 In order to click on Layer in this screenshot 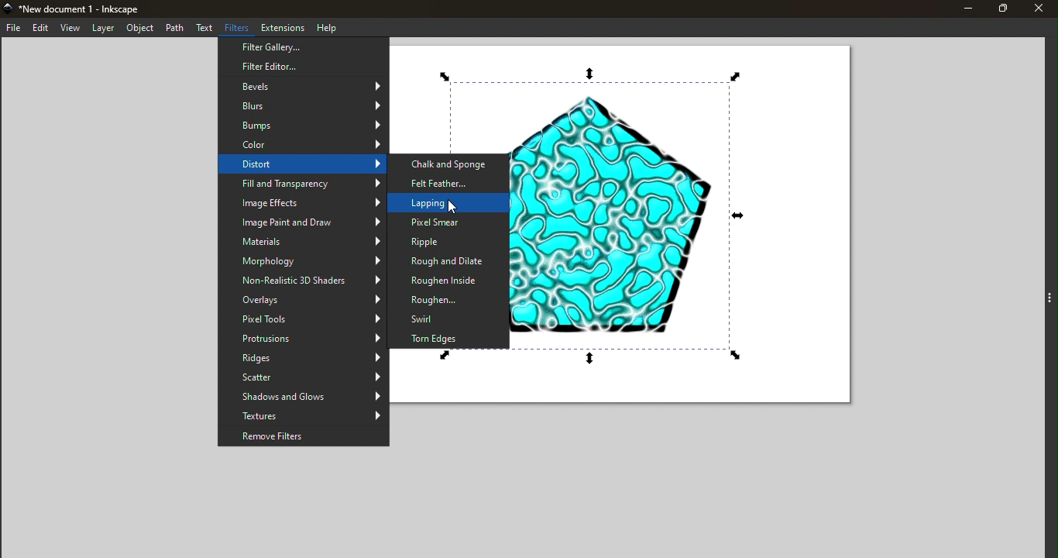, I will do `click(103, 29)`.